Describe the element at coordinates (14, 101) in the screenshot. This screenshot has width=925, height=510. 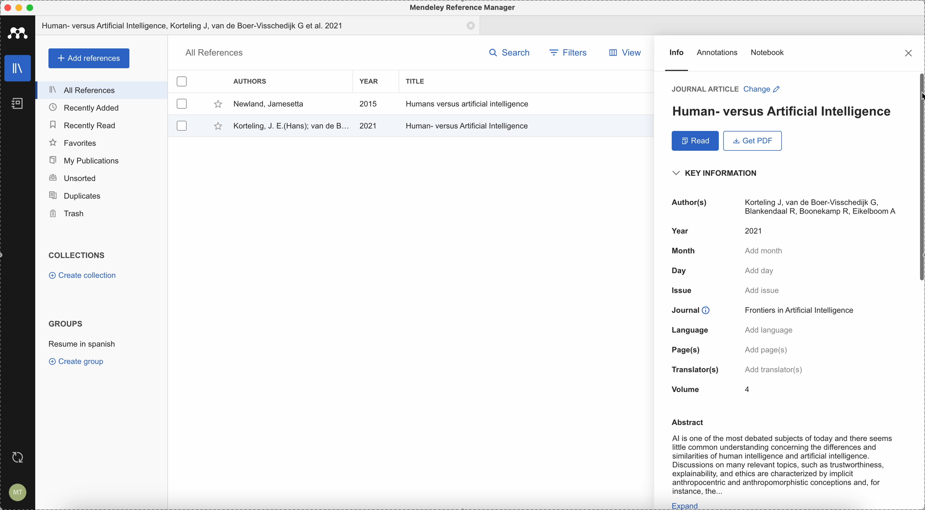
I see `notebooks` at that location.